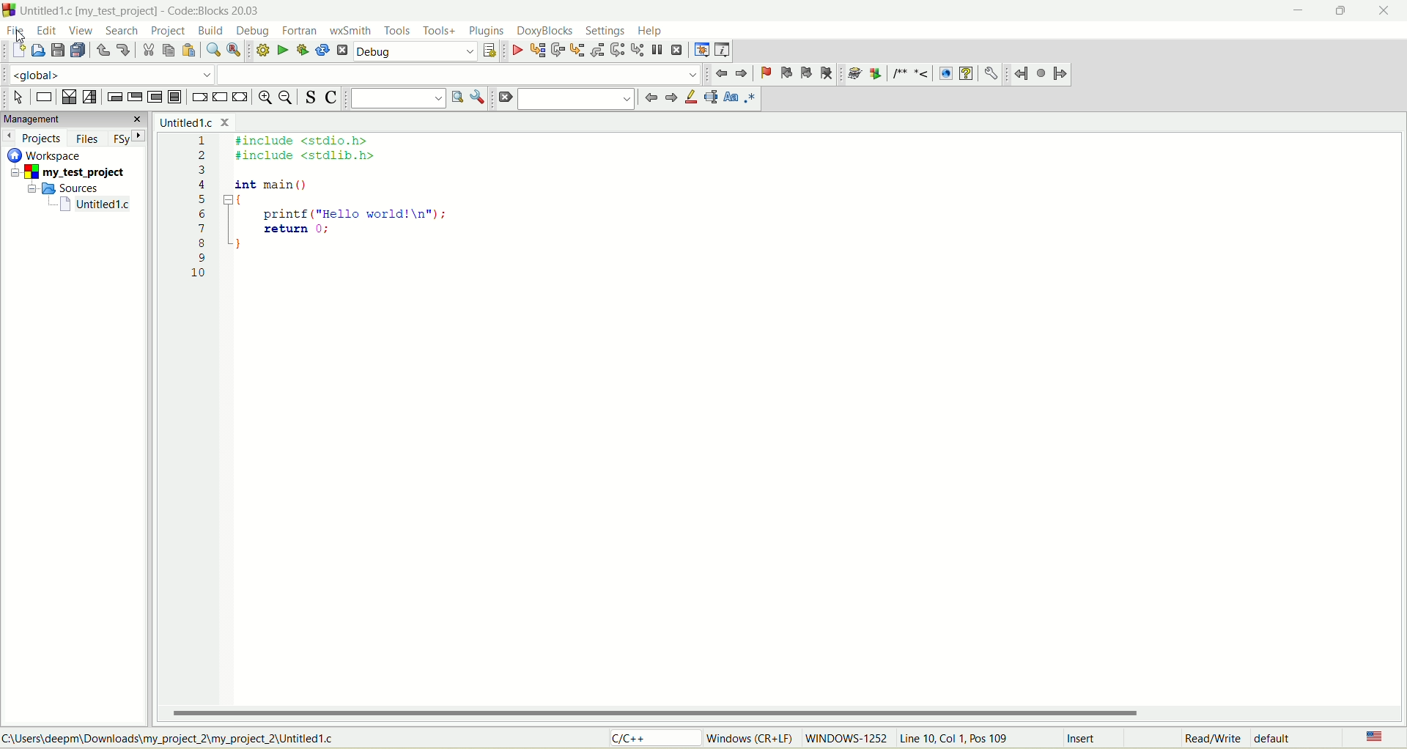  Describe the element at coordinates (1084, 739) in the screenshot. I see `insert` at that location.